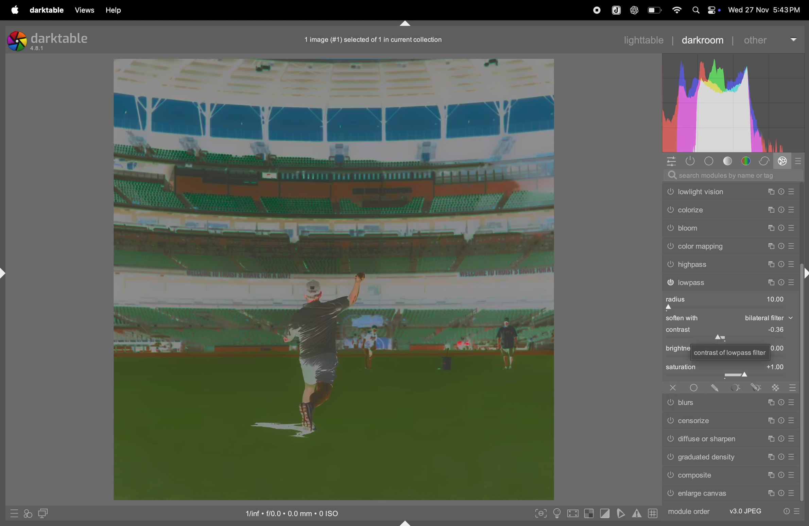 This screenshot has height=526, width=809. Describe the element at coordinates (730, 456) in the screenshot. I see `gradient density` at that location.